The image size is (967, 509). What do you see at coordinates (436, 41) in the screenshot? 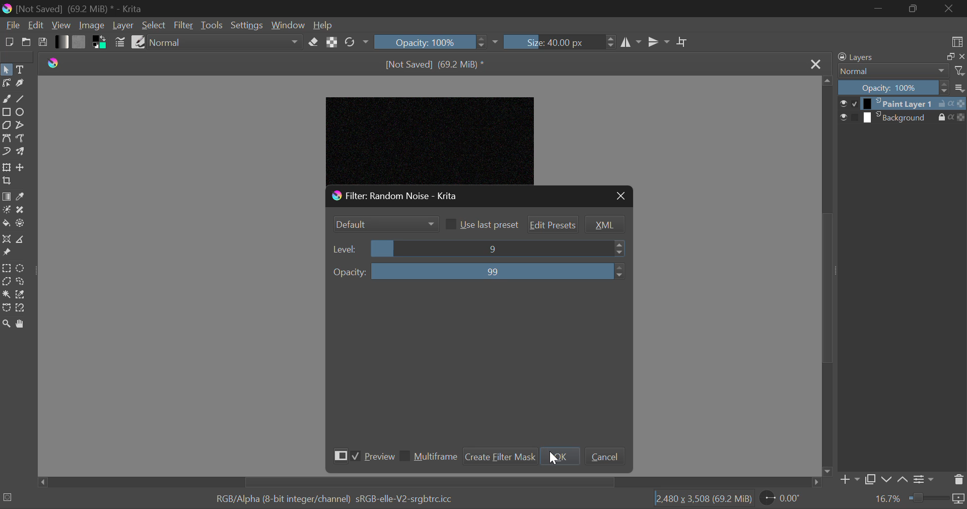
I see `Opacity` at bounding box center [436, 41].